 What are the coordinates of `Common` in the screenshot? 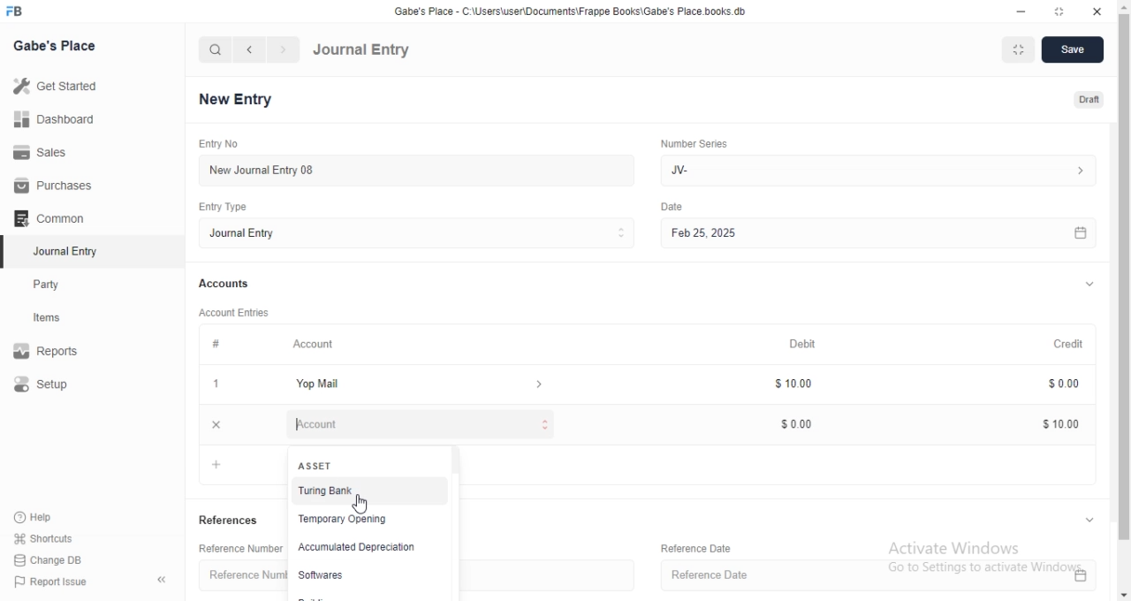 It's located at (53, 218).